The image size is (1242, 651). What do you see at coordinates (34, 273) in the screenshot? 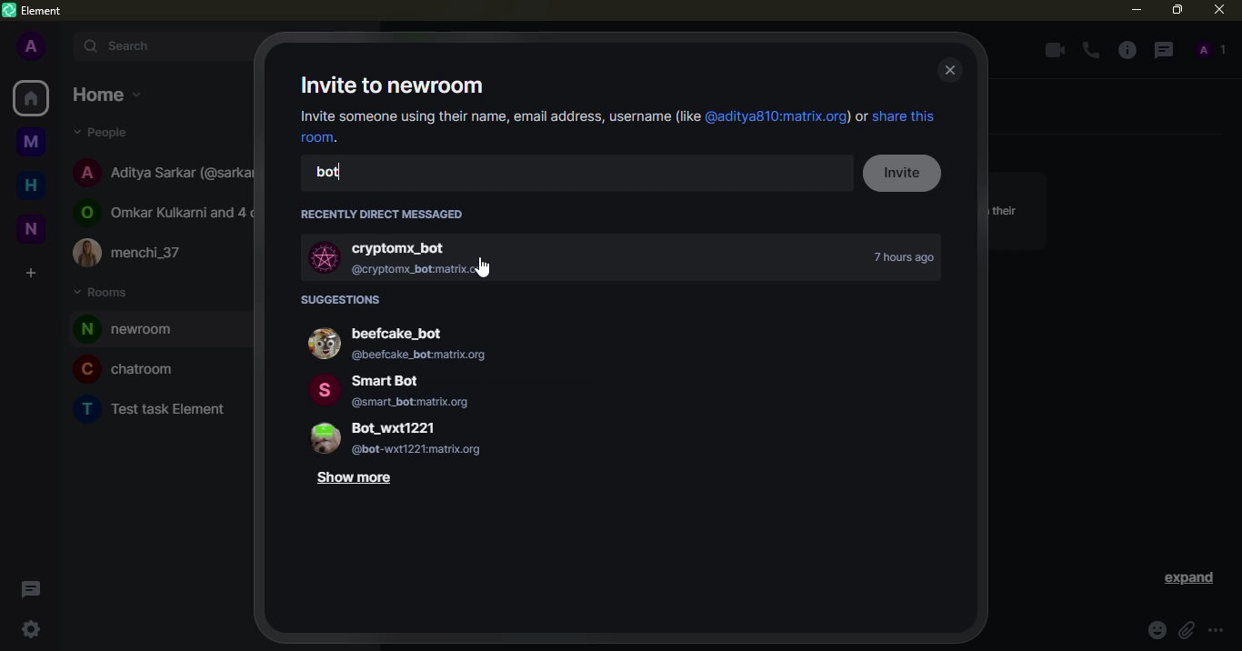
I see `create space` at bounding box center [34, 273].